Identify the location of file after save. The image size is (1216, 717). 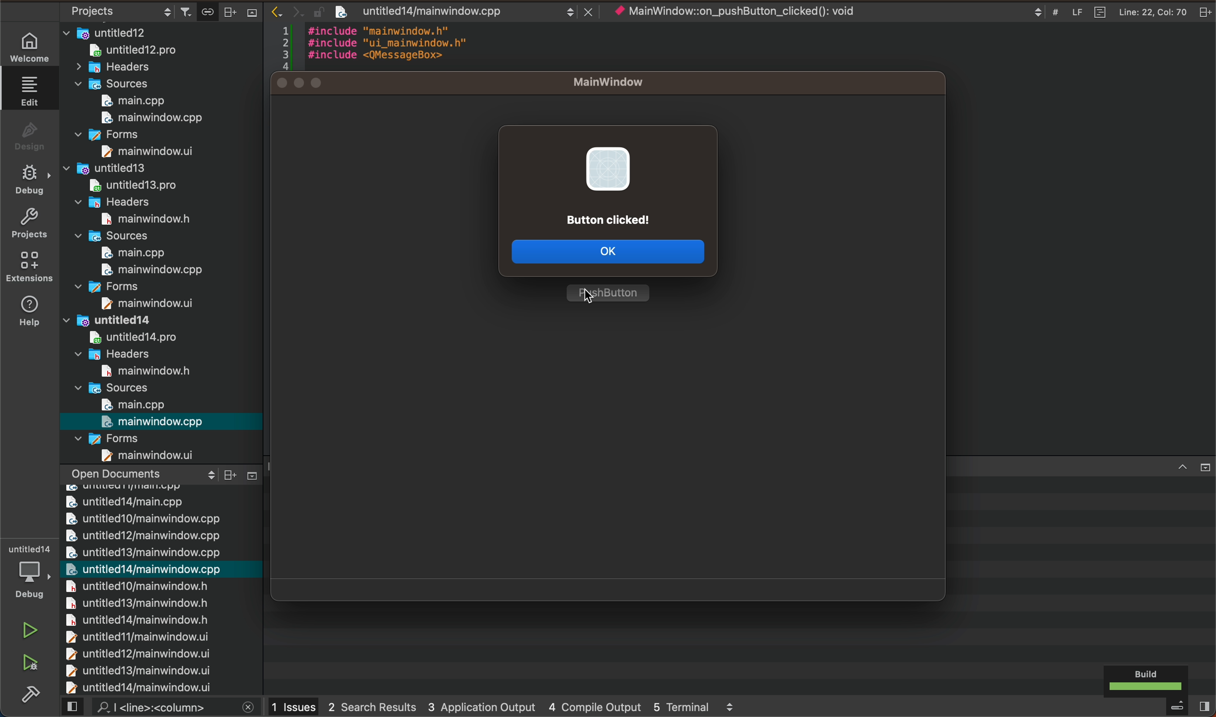
(465, 11).